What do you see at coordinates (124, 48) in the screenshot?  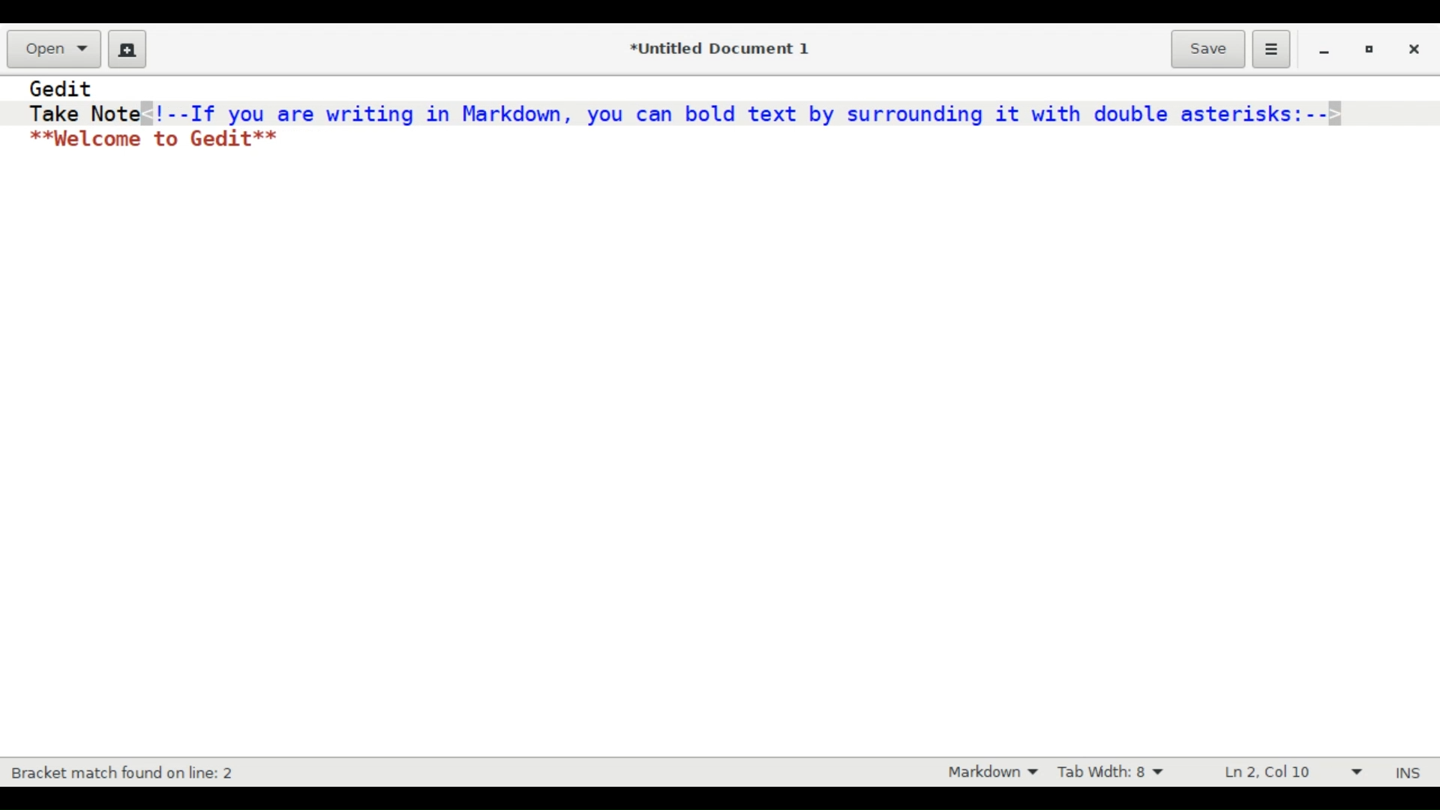 I see `Create a new File` at bounding box center [124, 48].